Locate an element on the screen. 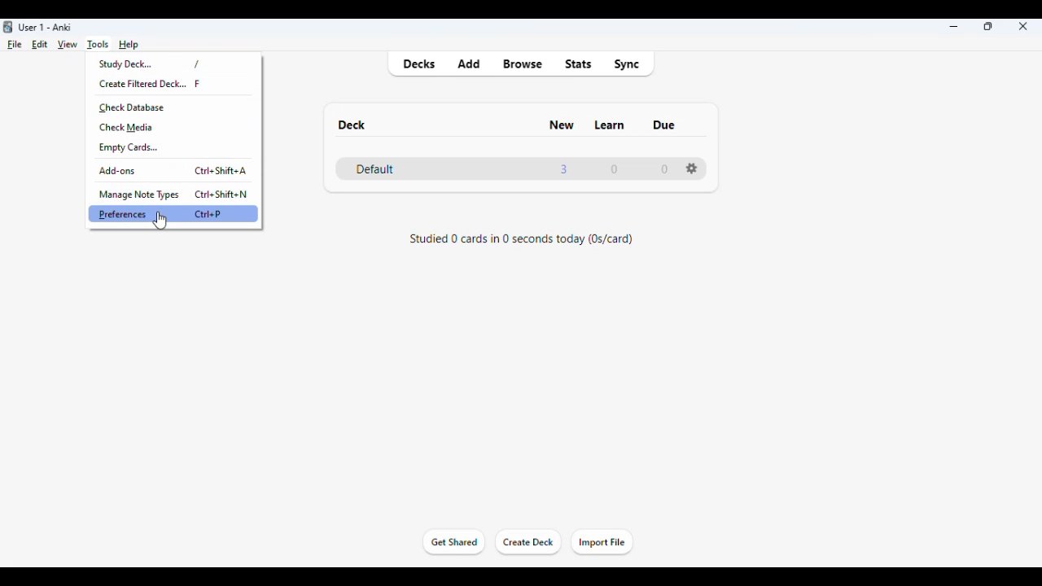  0 is located at coordinates (614, 169).